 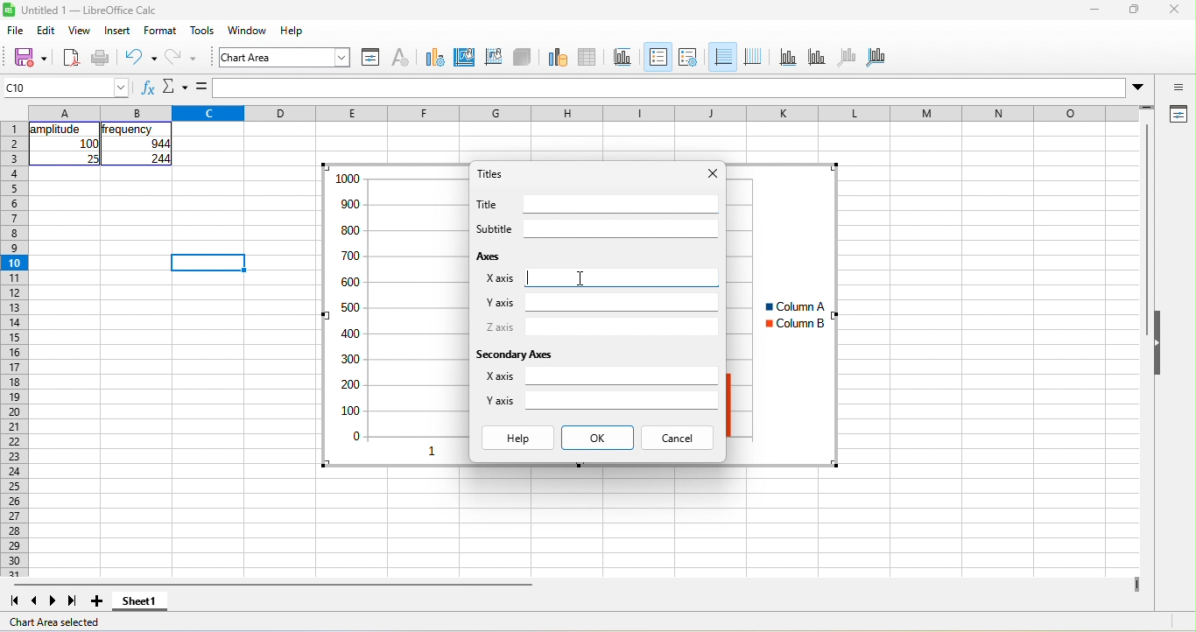 What do you see at coordinates (622, 376) in the screenshot?
I see `Input for secondary x axis` at bounding box center [622, 376].